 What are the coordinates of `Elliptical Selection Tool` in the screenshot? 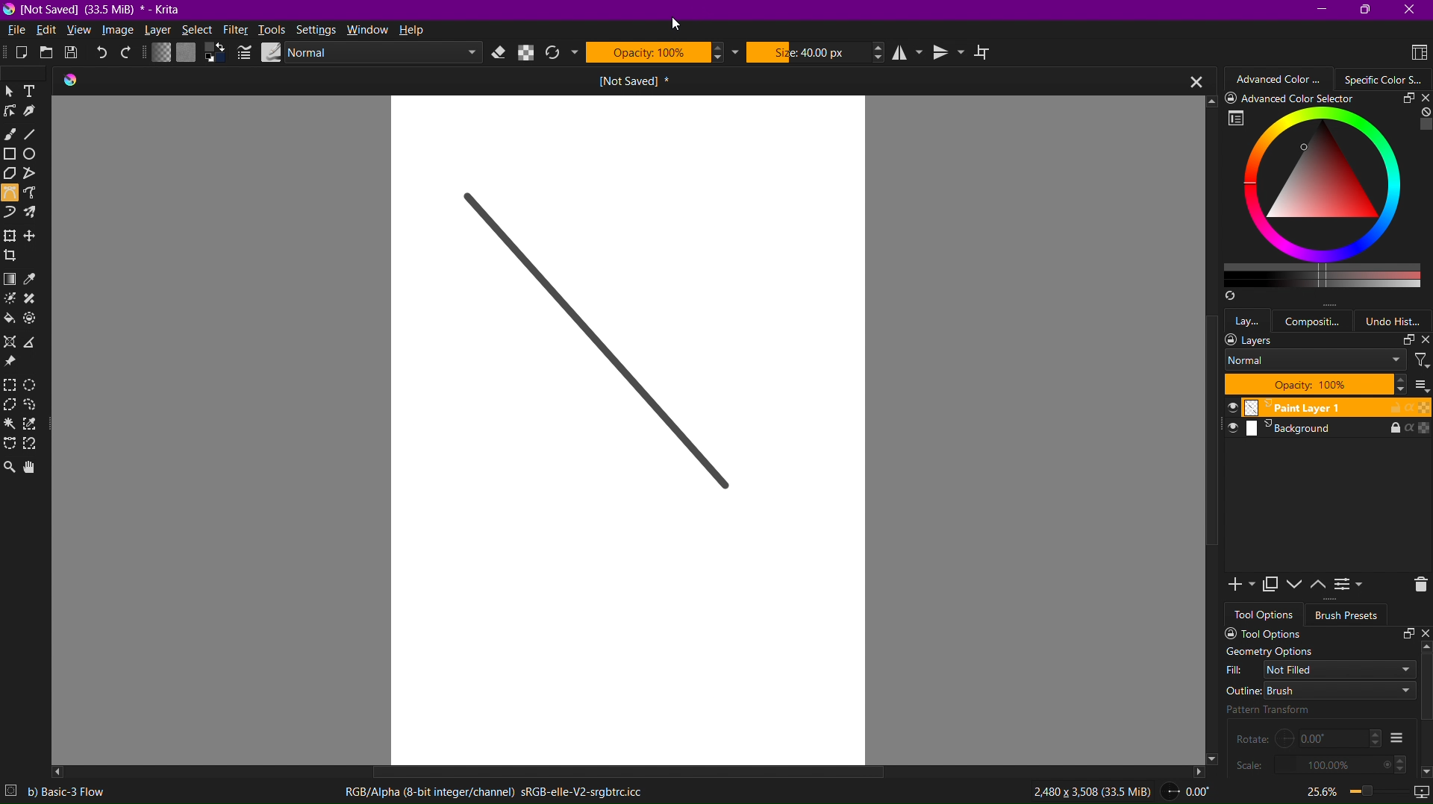 It's located at (37, 384).